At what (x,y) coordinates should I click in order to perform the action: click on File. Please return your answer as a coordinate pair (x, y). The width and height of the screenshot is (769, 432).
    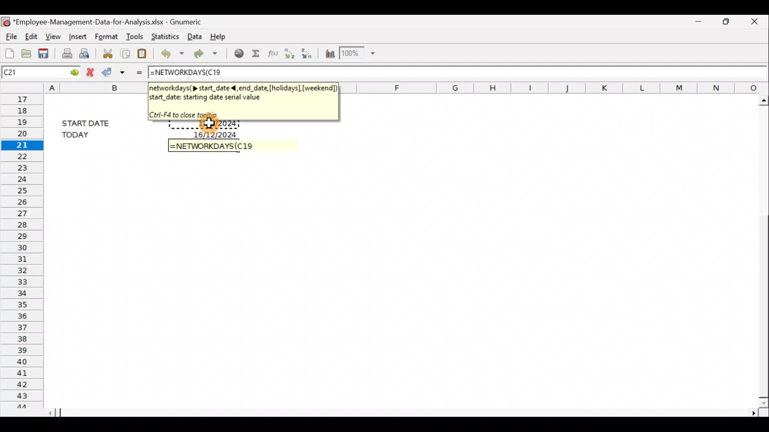
    Looking at the image, I should click on (10, 35).